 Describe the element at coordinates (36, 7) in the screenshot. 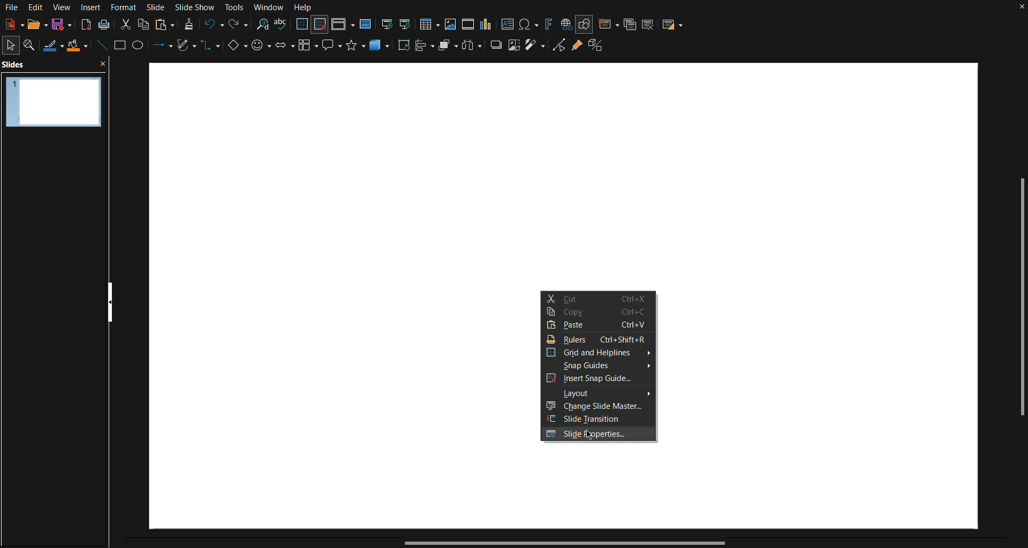

I see `Edit` at that location.